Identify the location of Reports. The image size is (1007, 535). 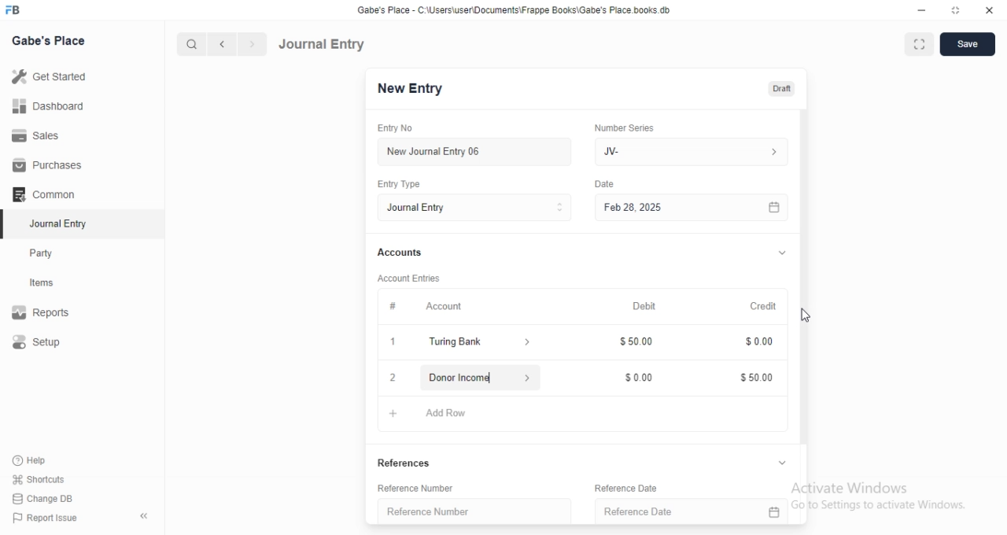
(51, 314).